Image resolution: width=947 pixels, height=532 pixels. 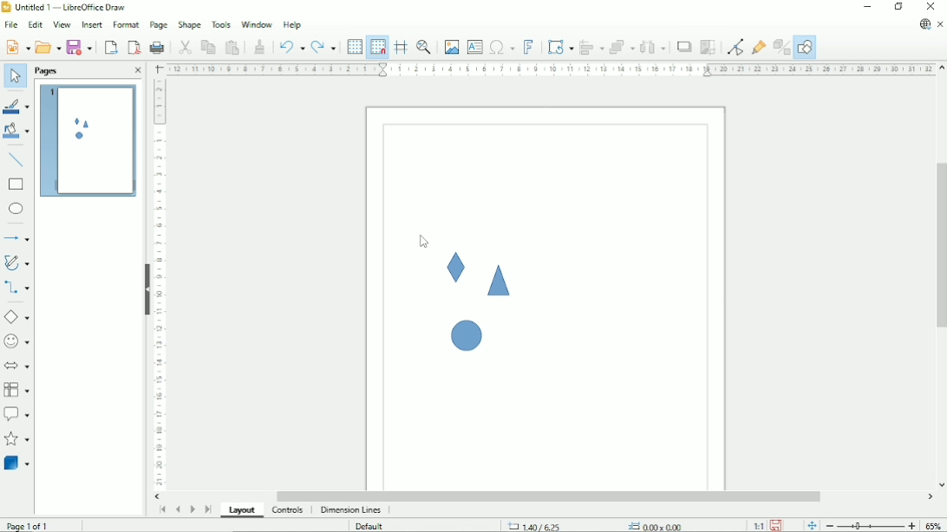 I want to click on Zoom out/in, so click(x=870, y=526).